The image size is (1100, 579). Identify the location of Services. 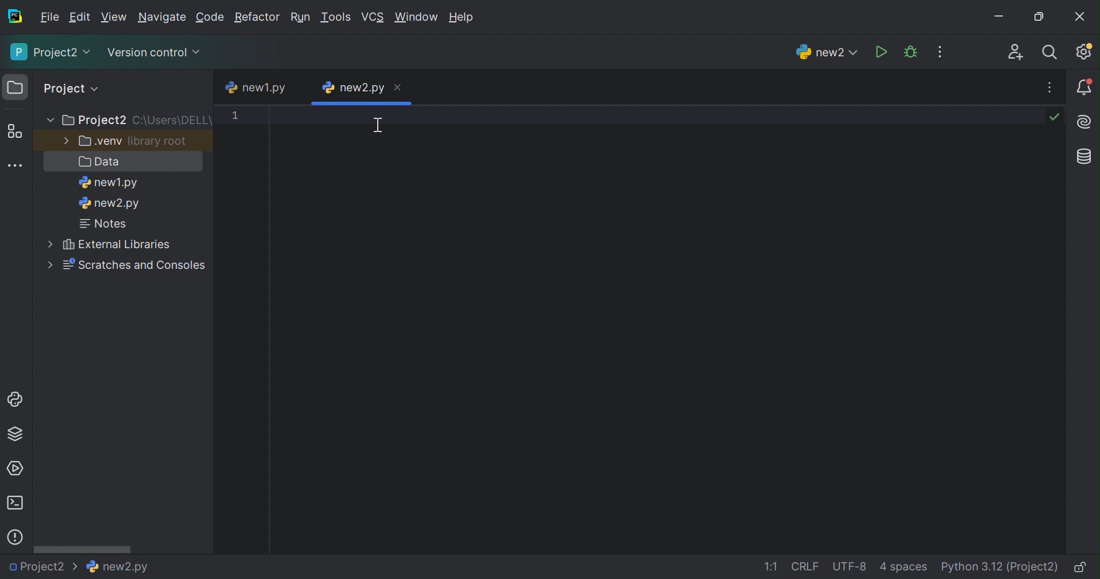
(18, 468).